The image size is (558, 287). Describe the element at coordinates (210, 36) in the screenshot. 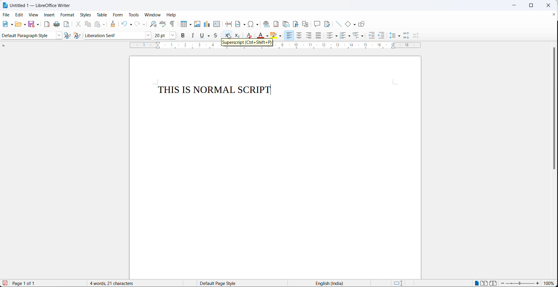

I see `underline options` at that location.